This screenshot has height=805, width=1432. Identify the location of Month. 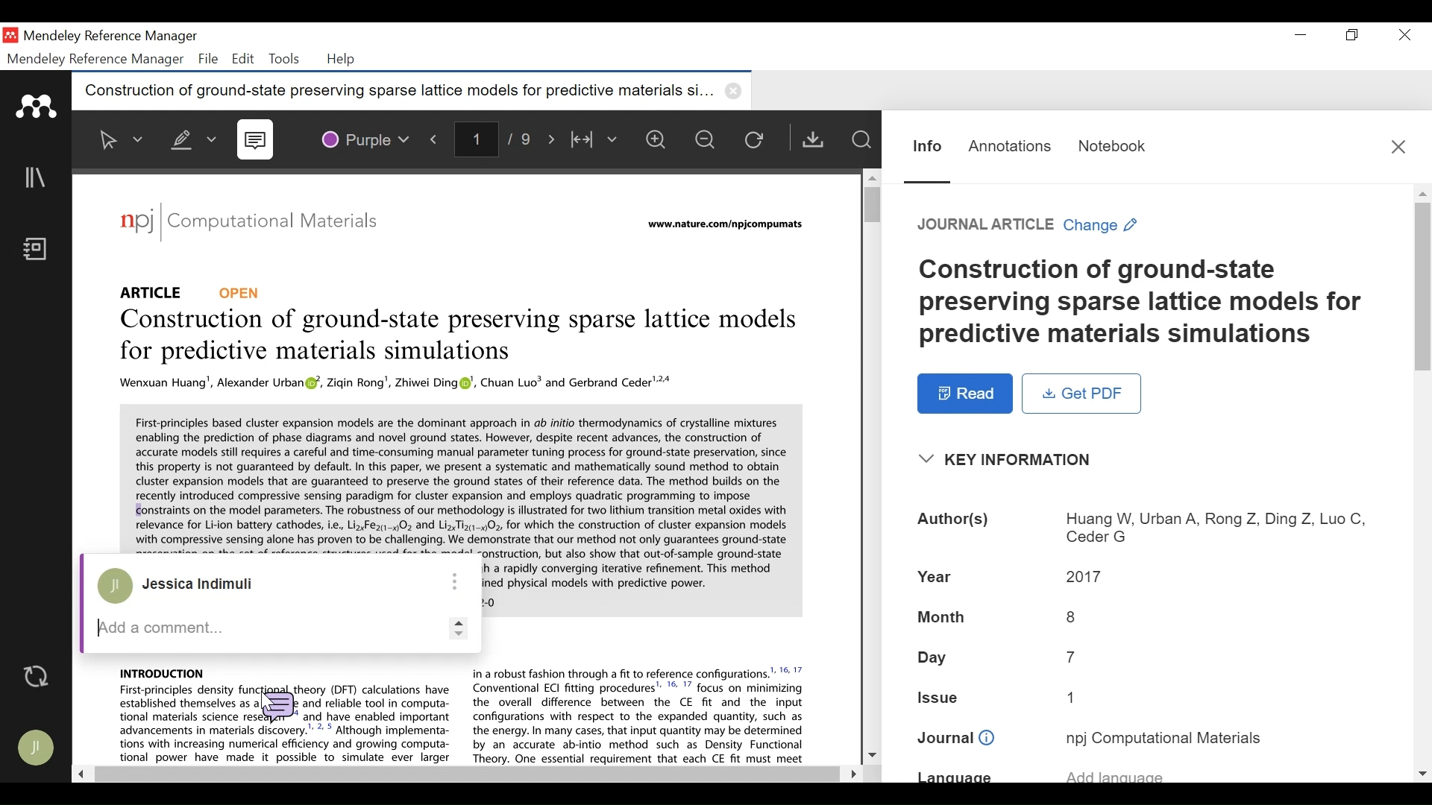
(1143, 616).